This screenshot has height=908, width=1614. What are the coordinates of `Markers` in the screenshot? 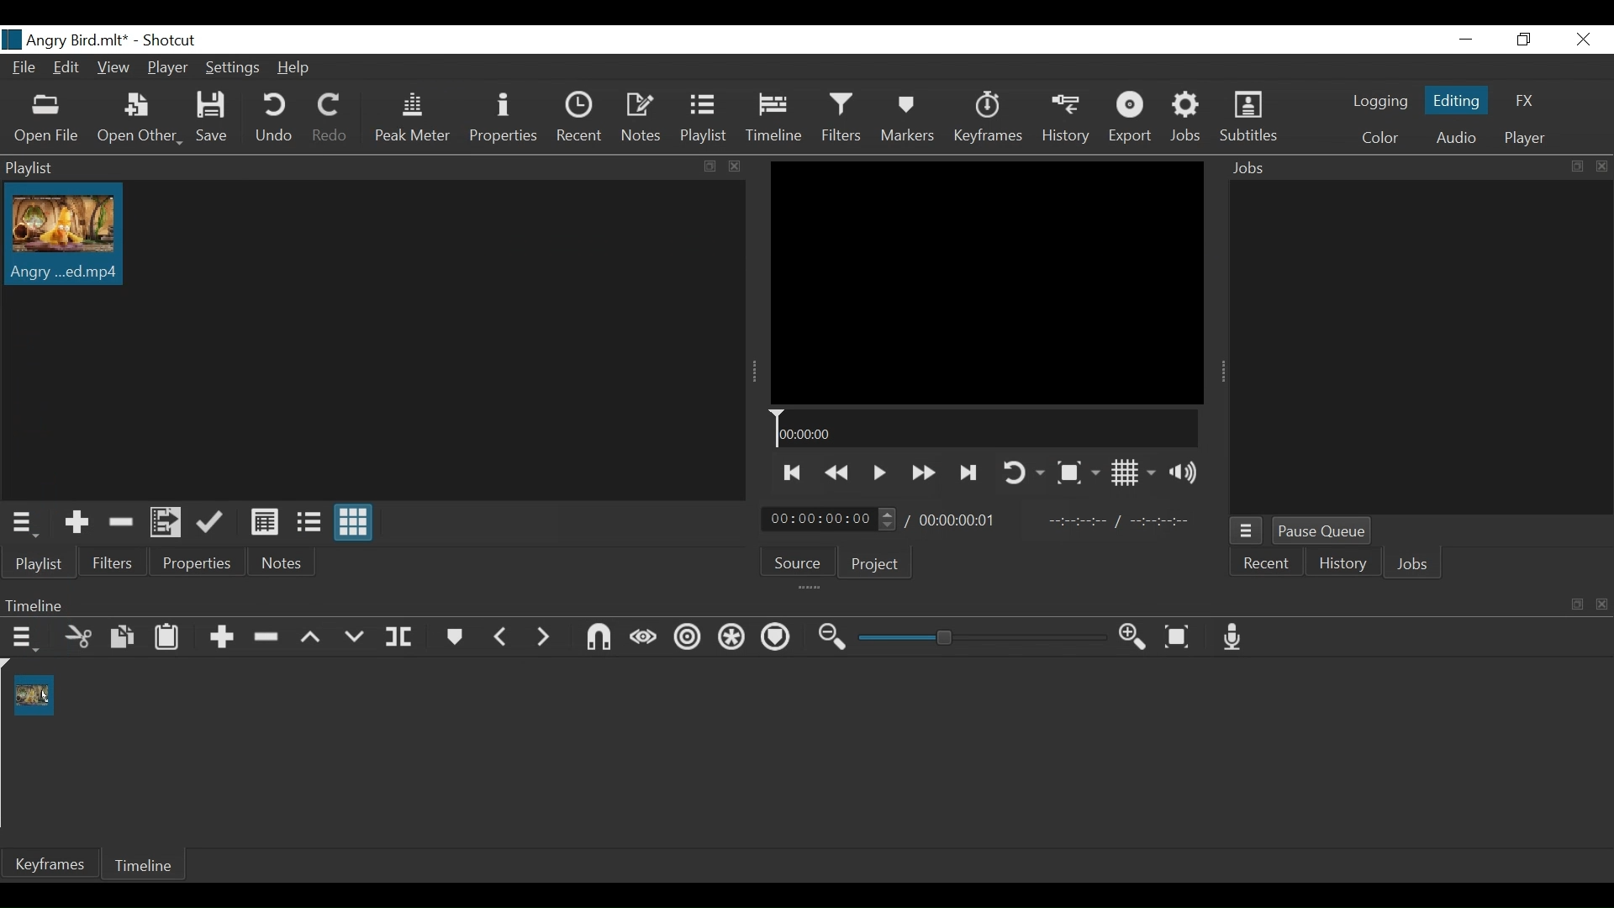 It's located at (907, 118).